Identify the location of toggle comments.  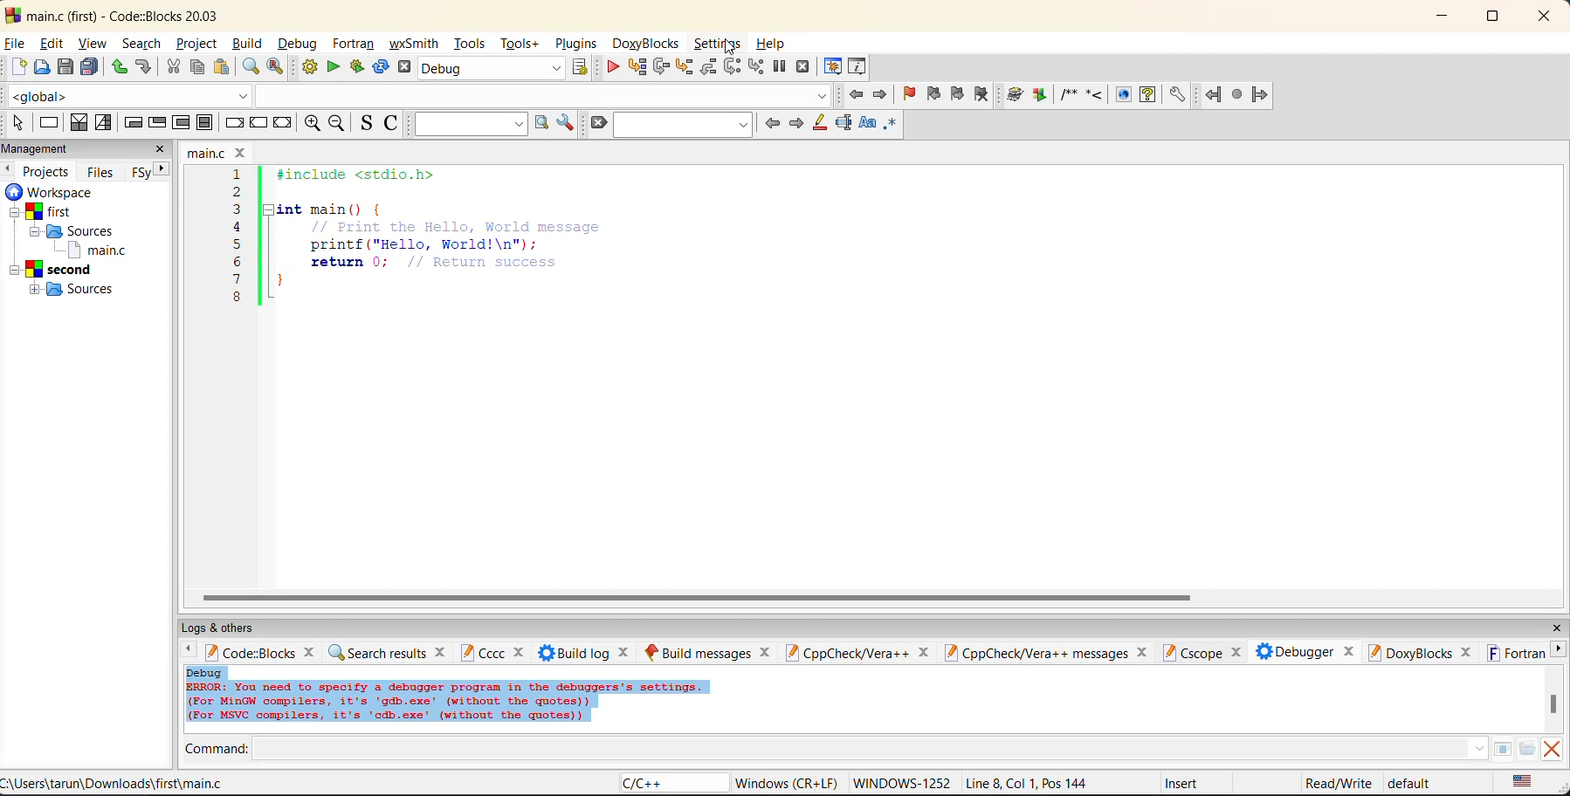
(393, 126).